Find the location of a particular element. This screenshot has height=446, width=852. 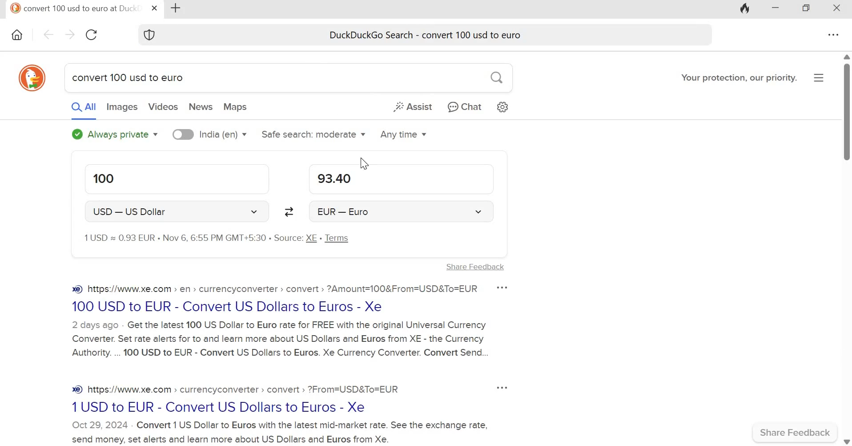

Your protection, our priority.  is located at coordinates (735, 78).